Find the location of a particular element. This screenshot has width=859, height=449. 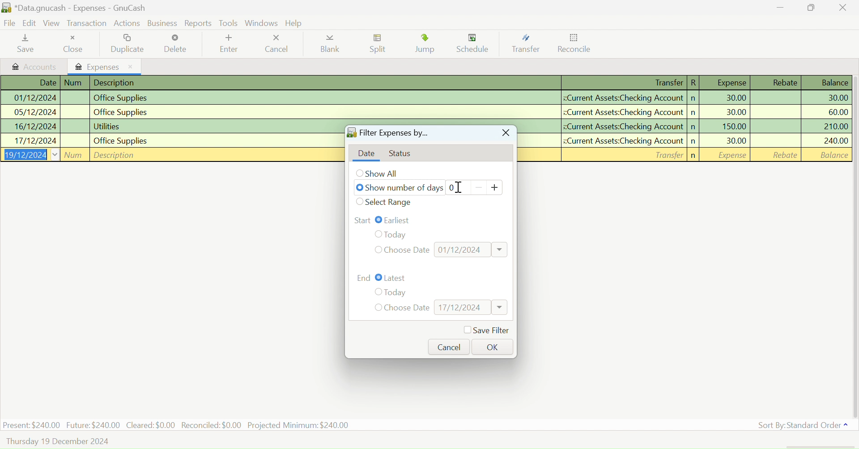

Transactions Column Headings is located at coordinates (427, 83).